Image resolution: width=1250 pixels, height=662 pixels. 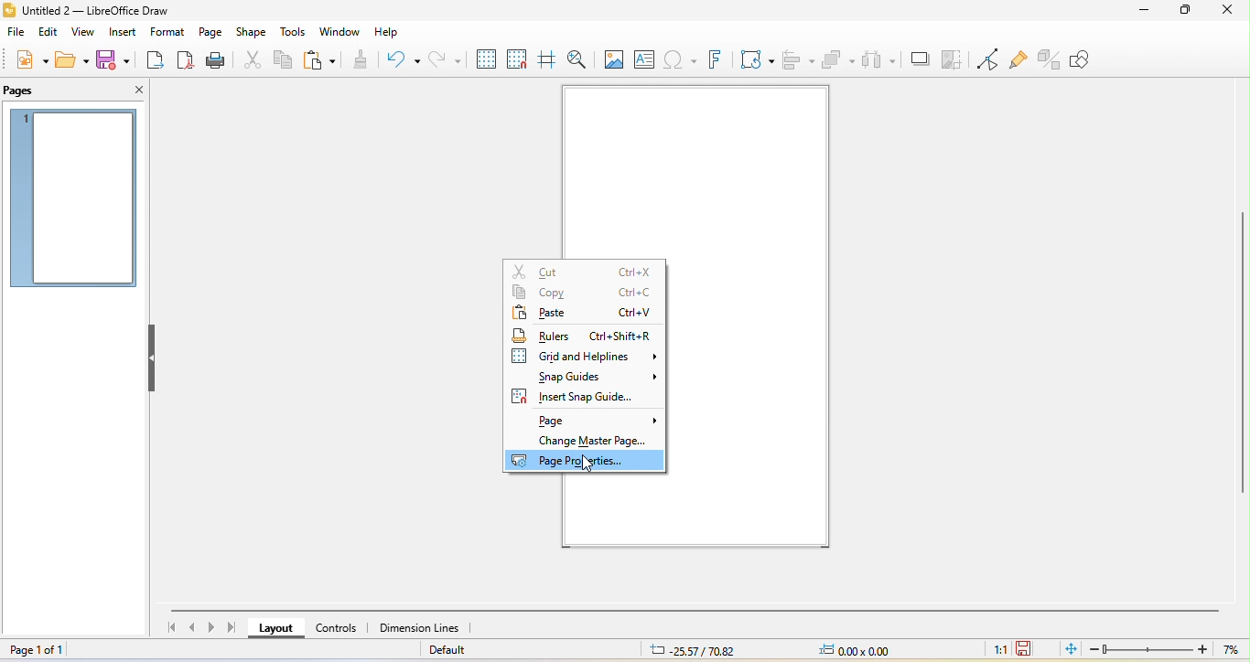 I want to click on 1:1, so click(x=997, y=648).